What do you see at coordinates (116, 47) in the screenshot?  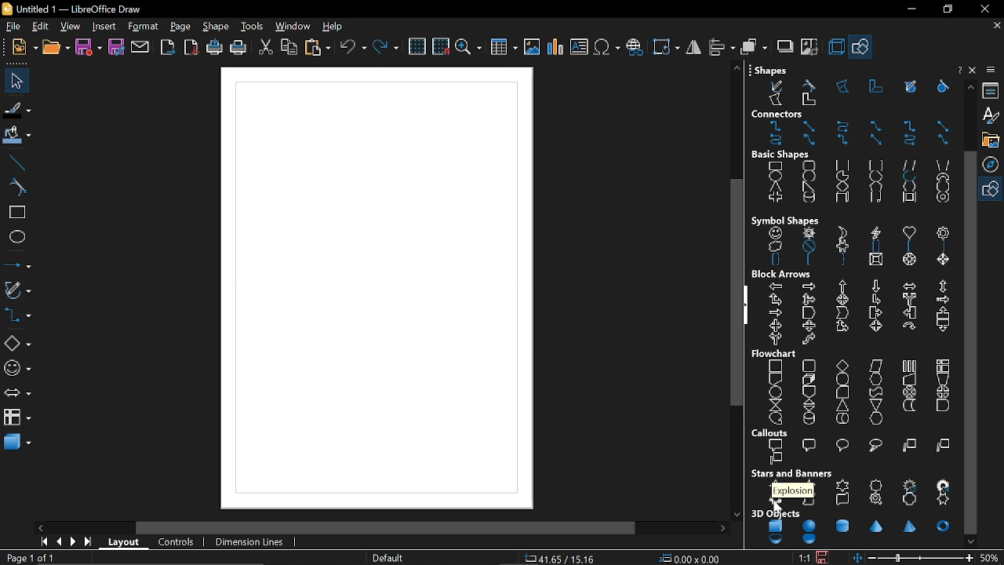 I see `save as` at bounding box center [116, 47].